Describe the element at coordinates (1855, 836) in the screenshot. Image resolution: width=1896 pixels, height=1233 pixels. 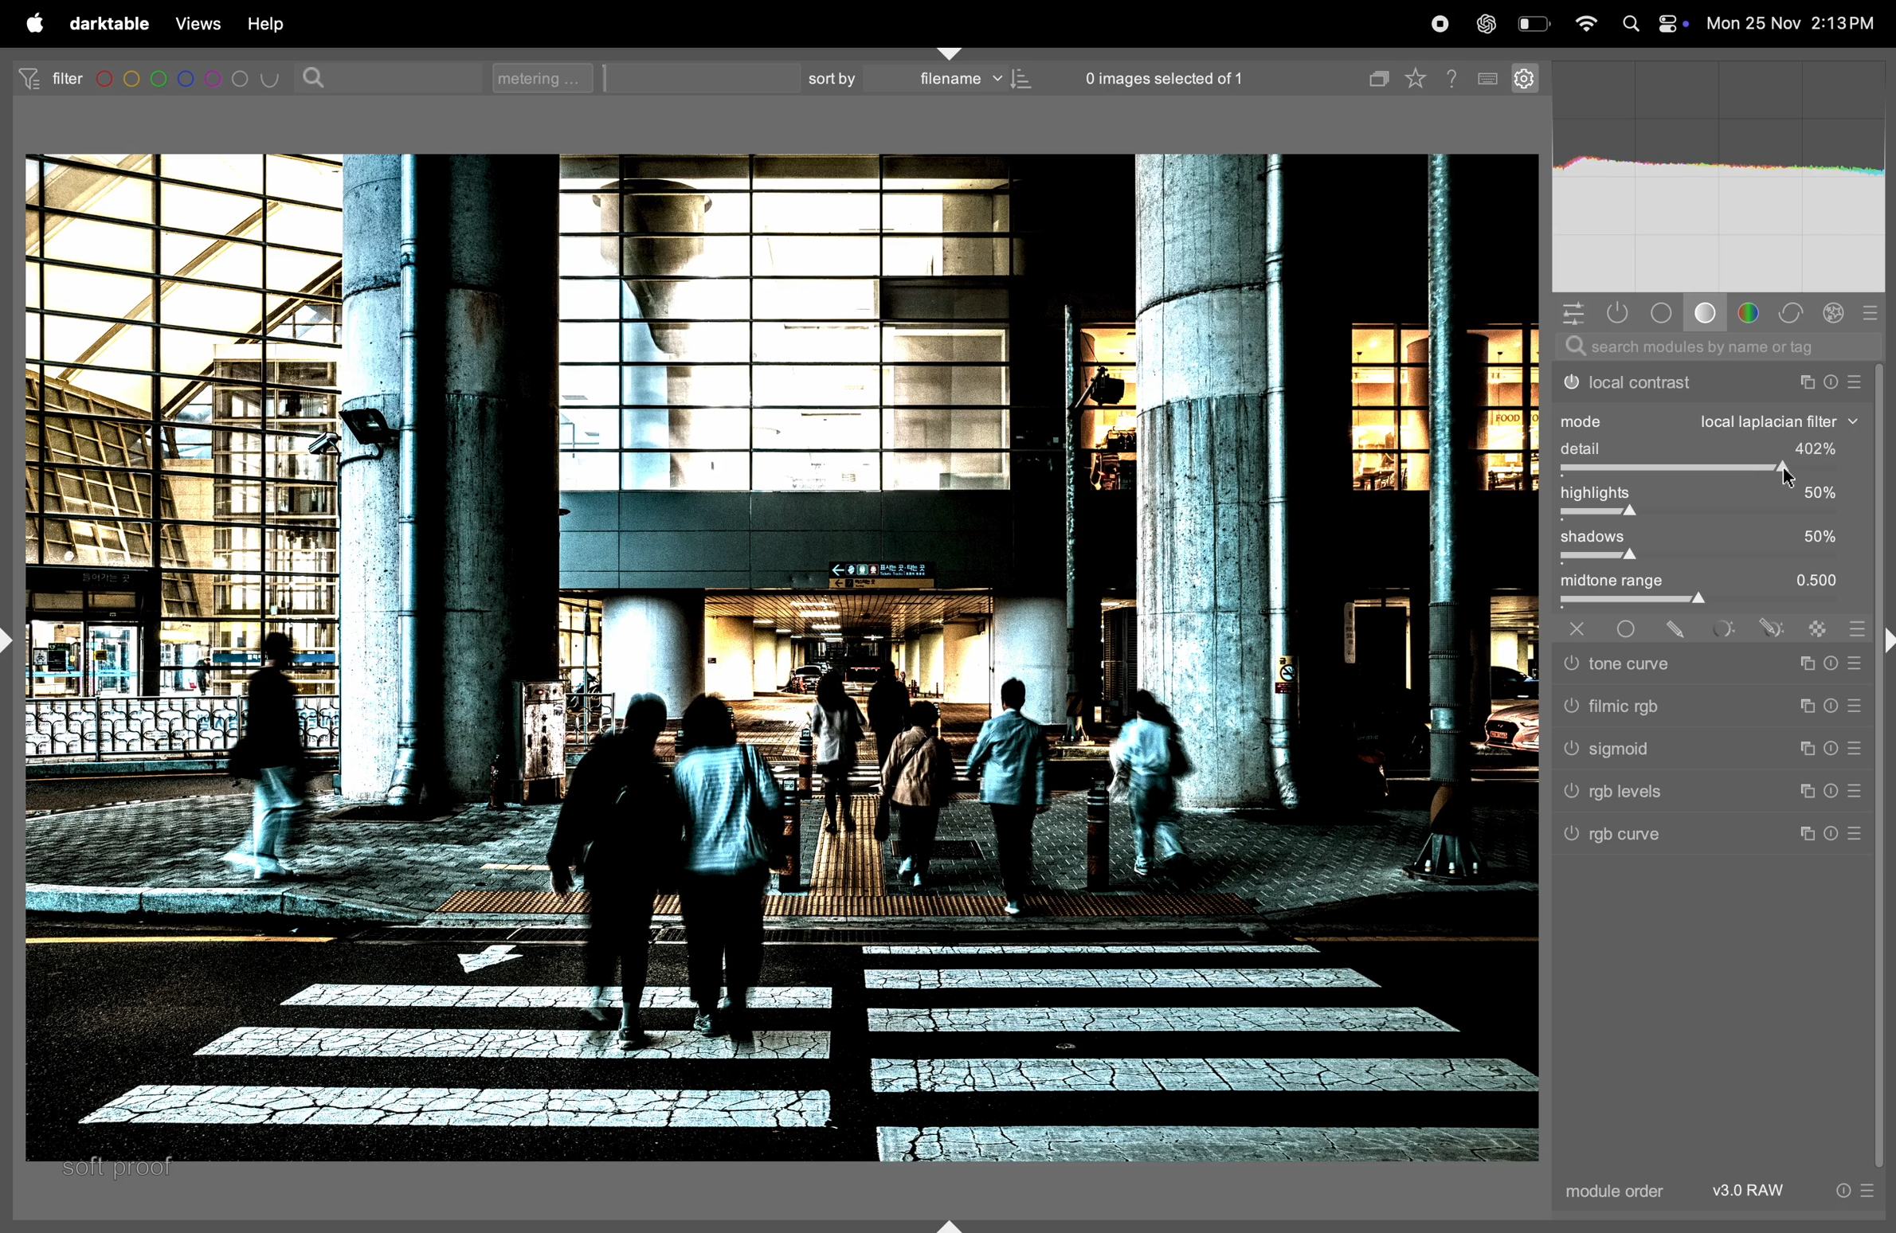
I see `preset` at that location.